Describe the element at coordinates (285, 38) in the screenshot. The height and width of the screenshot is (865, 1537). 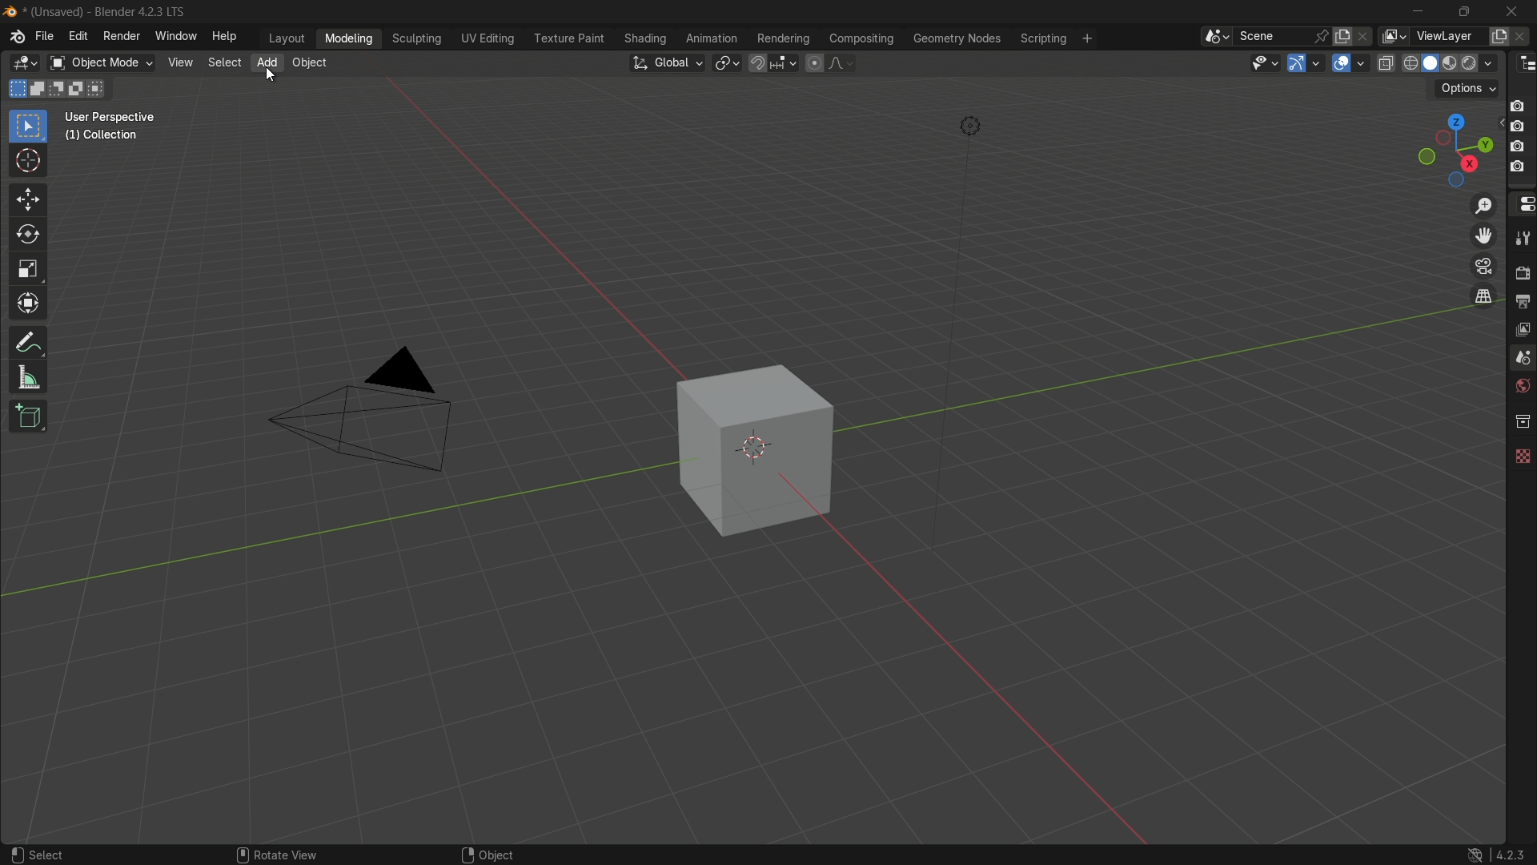
I see `layout menu` at that location.